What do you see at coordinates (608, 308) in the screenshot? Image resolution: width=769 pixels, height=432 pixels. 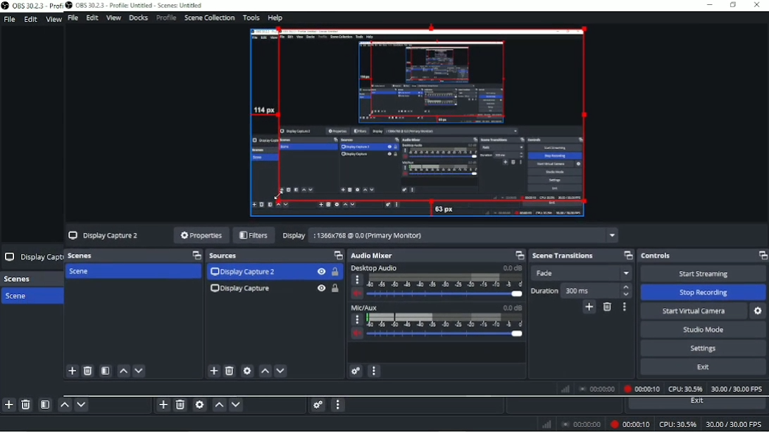 I see `Remove cofigurable transition` at bounding box center [608, 308].